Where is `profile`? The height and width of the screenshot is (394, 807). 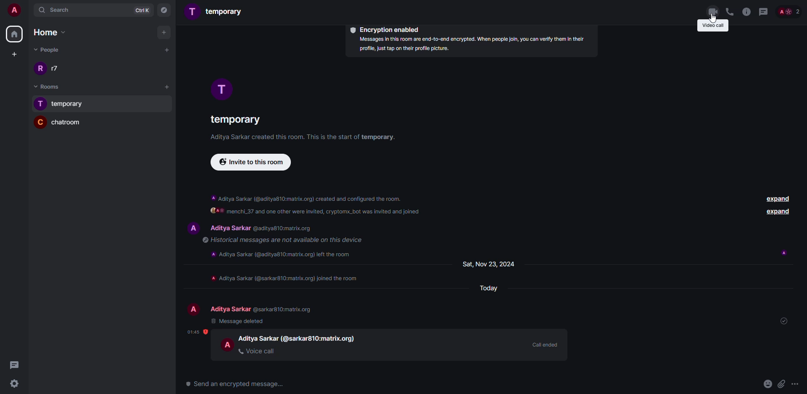
profile is located at coordinates (39, 122).